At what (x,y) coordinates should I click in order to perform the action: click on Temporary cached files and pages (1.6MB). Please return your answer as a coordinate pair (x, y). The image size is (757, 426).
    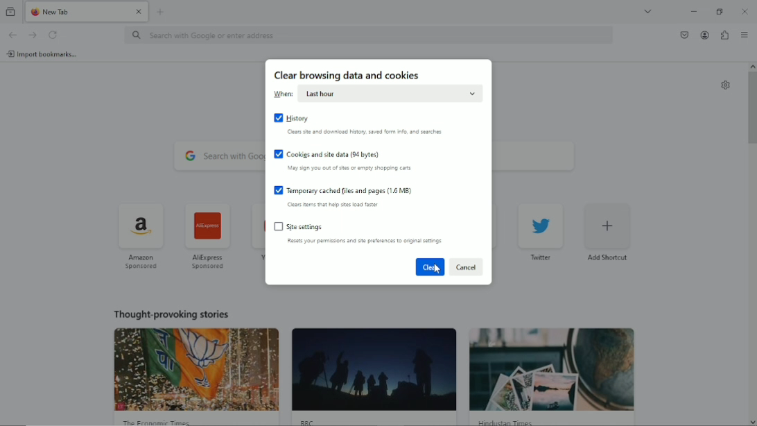
    Looking at the image, I should click on (345, 190).